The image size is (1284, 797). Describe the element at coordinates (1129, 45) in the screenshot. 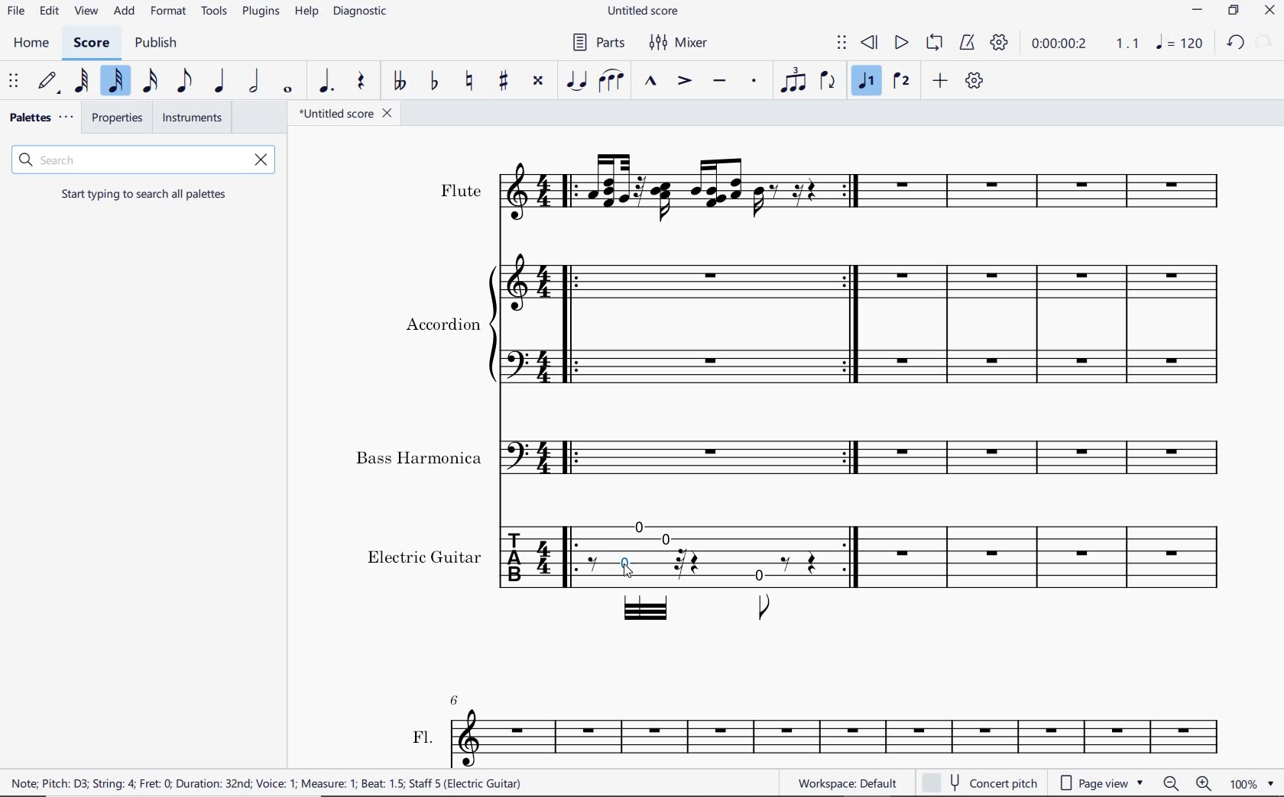

I see `Playback speed` at that location.